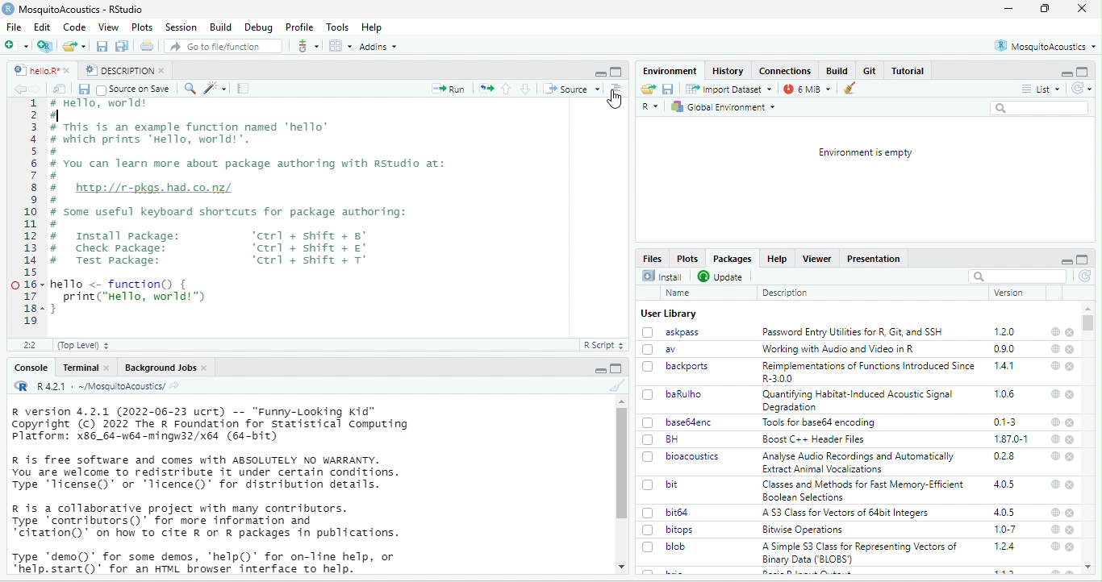 This screenshot has height=582, width=1102. I want to click on Git, so click(870, 71).